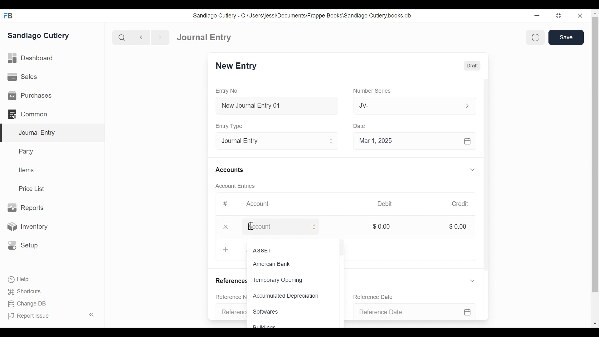 The height and width of the screenshot is (337, 599). I want to click on Accounts, so click(233, 170).